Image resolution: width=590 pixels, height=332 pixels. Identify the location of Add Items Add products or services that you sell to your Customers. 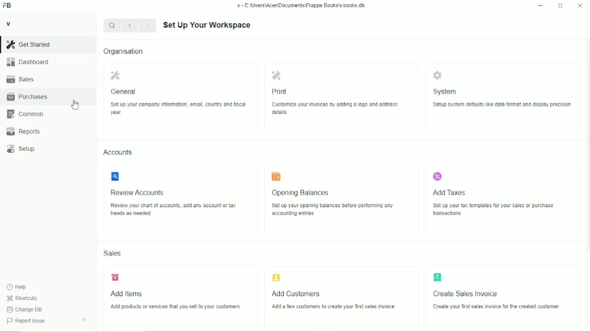
(182, 299).